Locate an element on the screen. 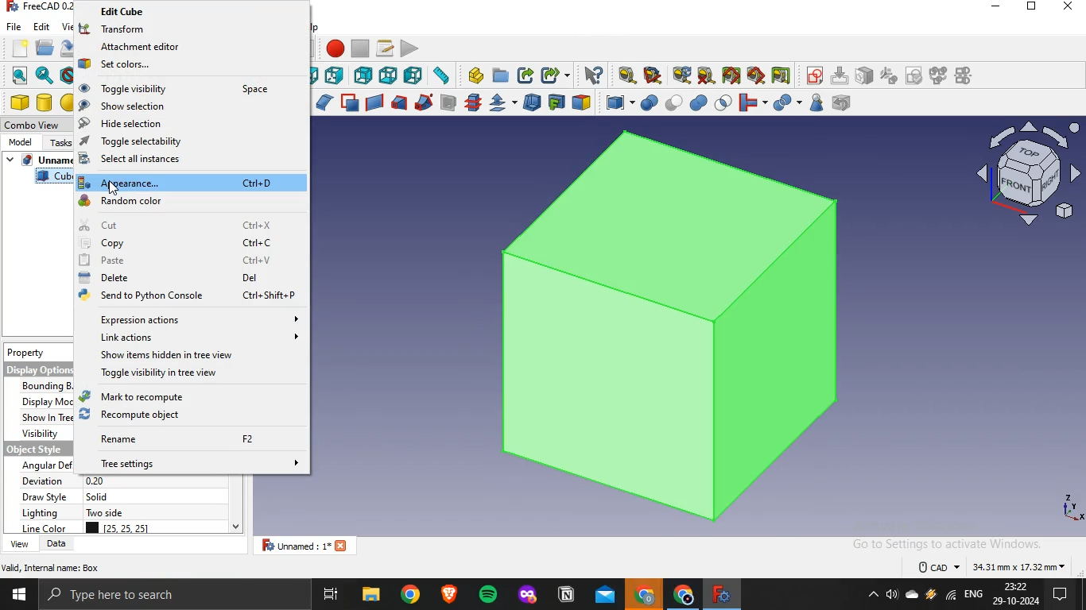 This screenshot has height=610, width=1086. cylinder is located at coordinates (45, 102).